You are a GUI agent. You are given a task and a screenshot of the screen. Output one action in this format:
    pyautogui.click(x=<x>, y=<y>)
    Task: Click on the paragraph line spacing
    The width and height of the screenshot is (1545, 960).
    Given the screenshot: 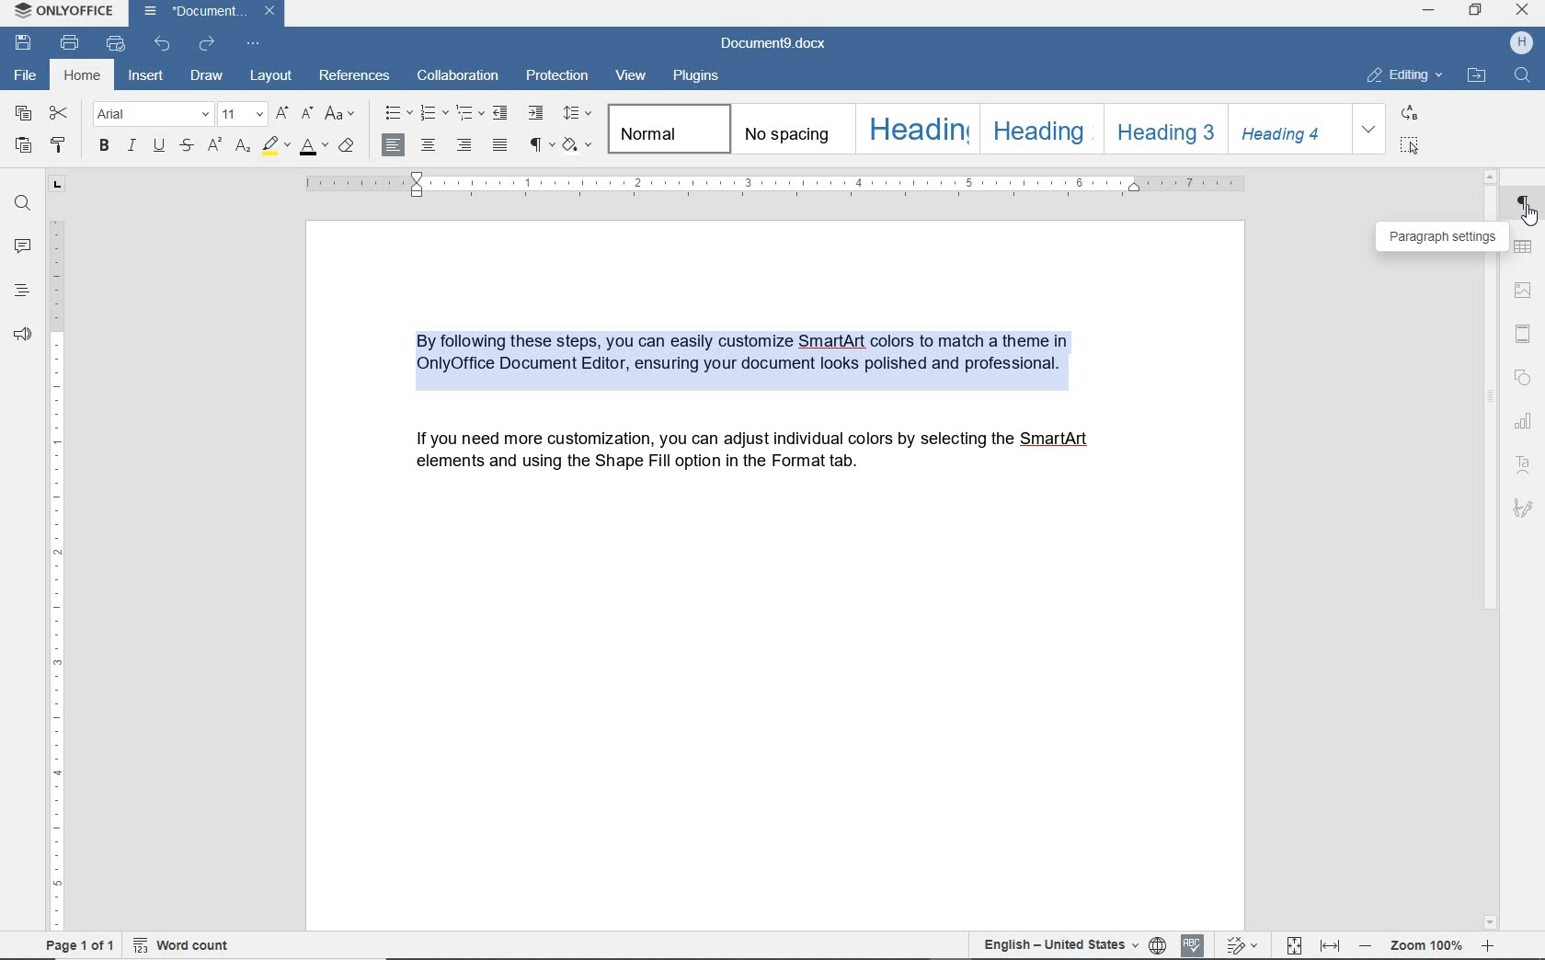 What is the action you would take?
    pyautogui.click(x=577, y=113)
    